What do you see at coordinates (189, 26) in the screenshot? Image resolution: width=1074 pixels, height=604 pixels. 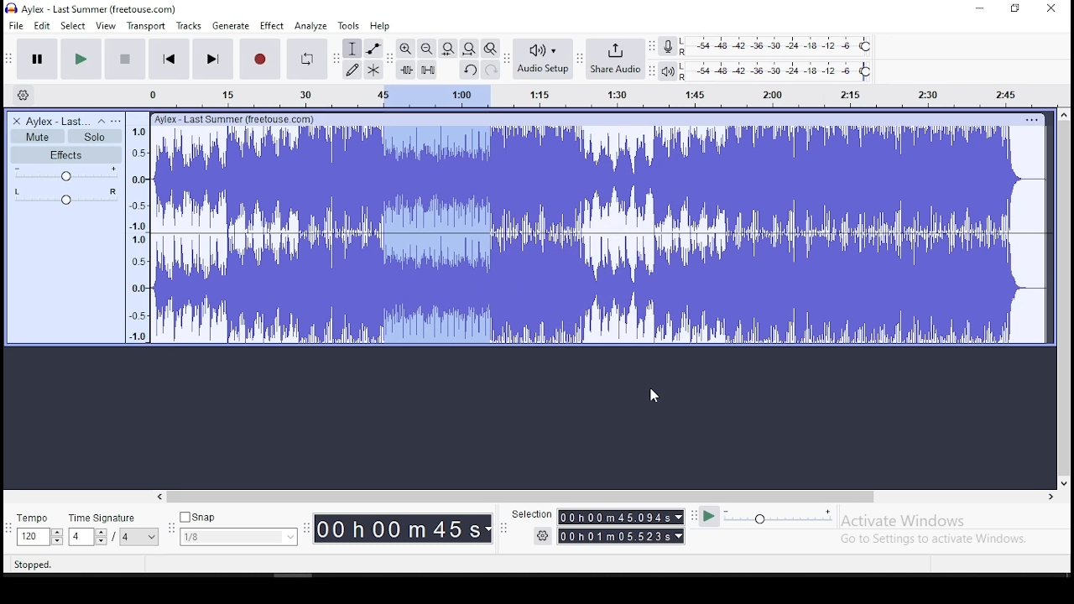 I see `tracks` at bounding box center [189, 26].